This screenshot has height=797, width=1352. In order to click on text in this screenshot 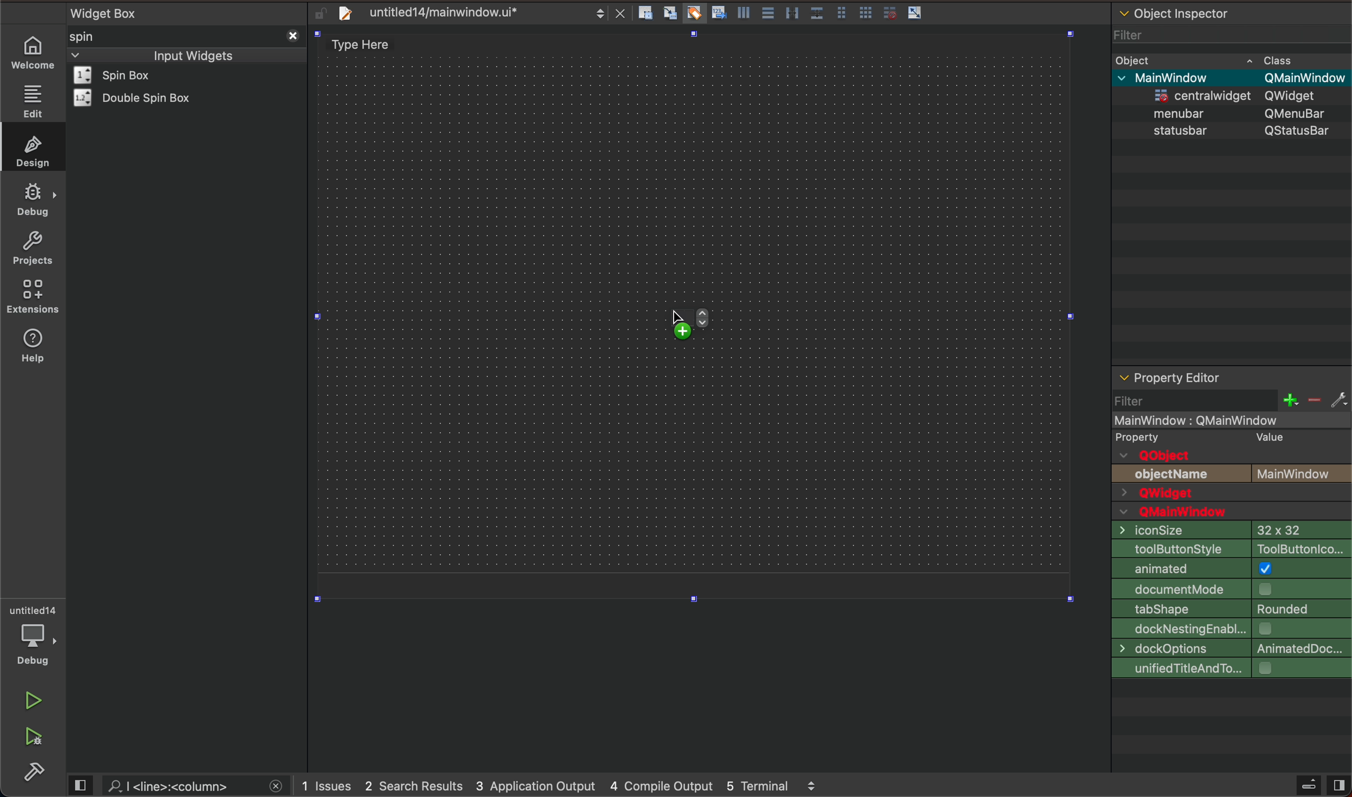, I will do `click(1151, 437)`.